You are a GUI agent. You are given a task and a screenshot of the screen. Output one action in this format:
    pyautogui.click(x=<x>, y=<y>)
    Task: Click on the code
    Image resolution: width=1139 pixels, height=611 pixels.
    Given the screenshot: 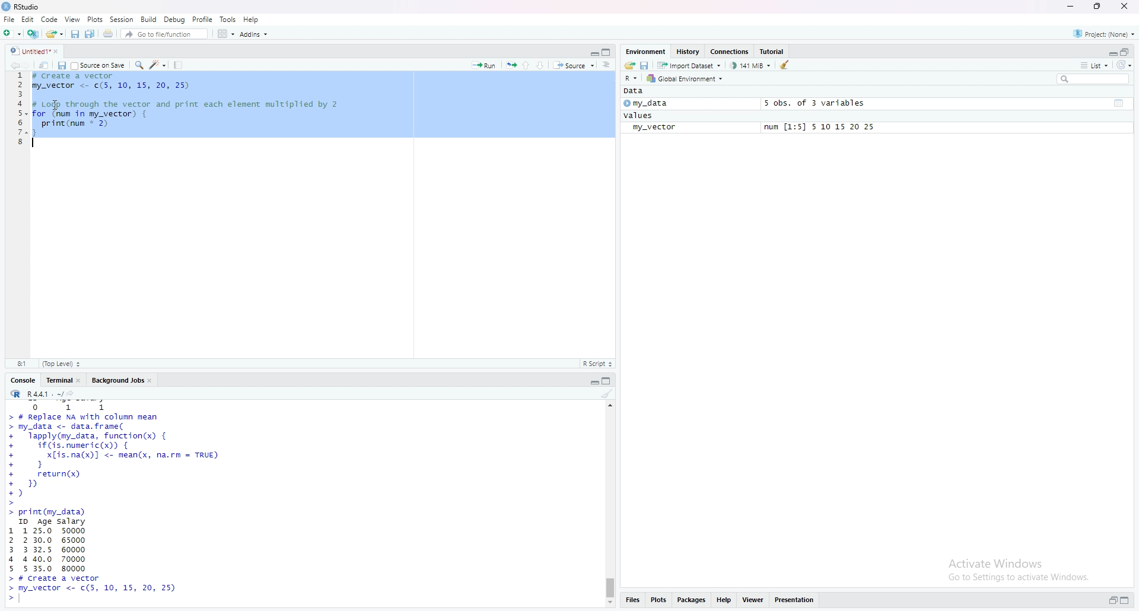 What is the action you would take?
    pyautogui.click(x=49, y=20)
    